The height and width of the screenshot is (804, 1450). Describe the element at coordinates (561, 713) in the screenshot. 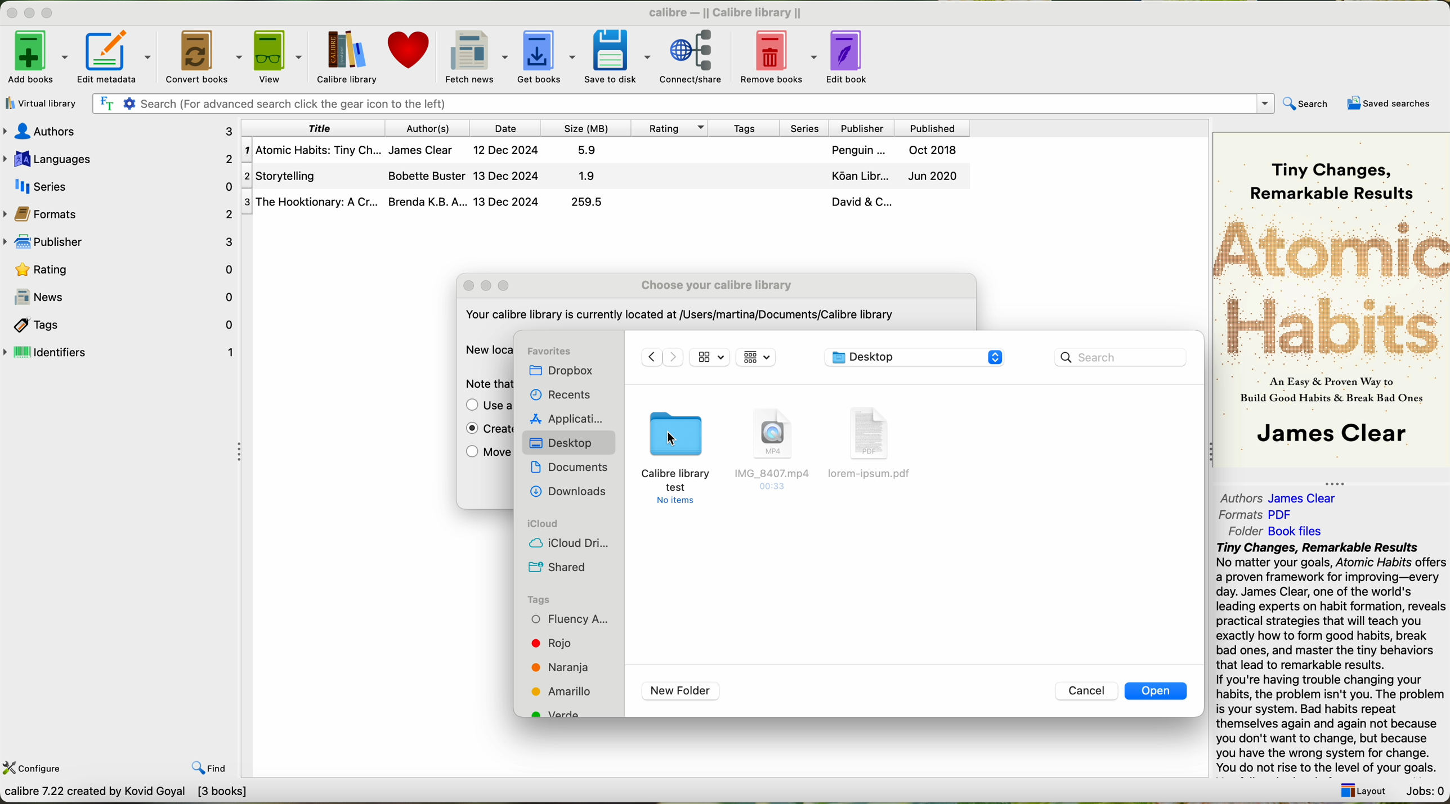

I see `green tag` at that location.